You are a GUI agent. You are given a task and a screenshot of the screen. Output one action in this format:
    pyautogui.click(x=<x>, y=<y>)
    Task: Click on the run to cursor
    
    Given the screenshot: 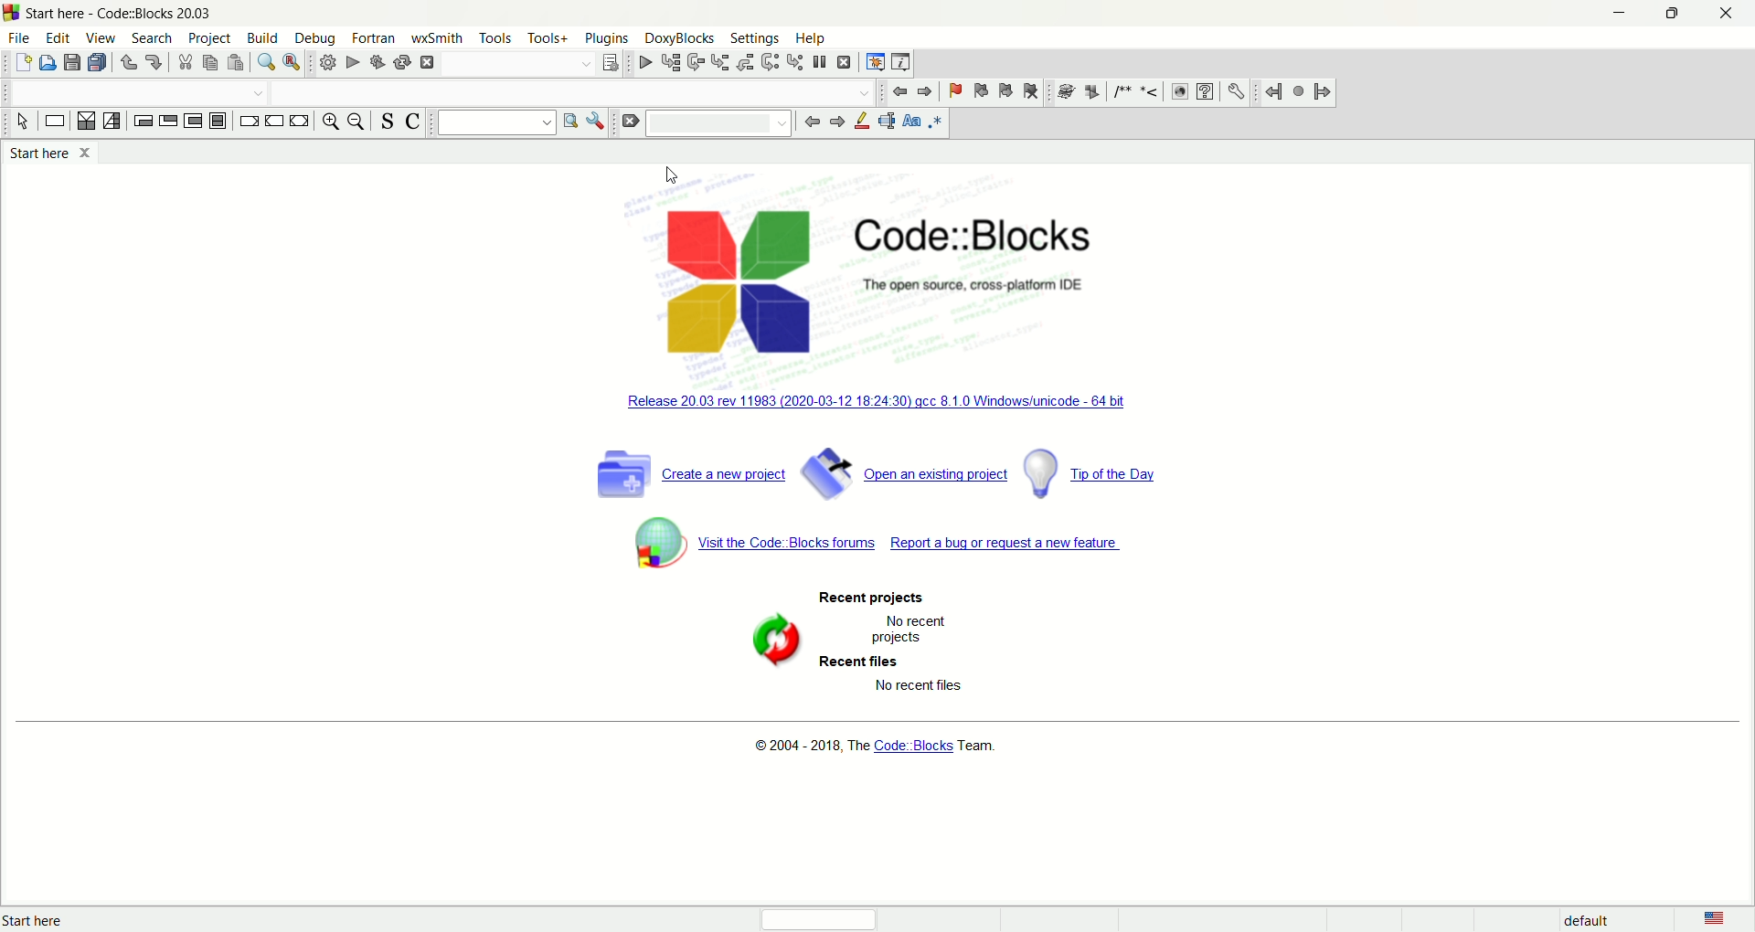 What is the action you would take?
    pyautogui.click(x=669, y=63)
    